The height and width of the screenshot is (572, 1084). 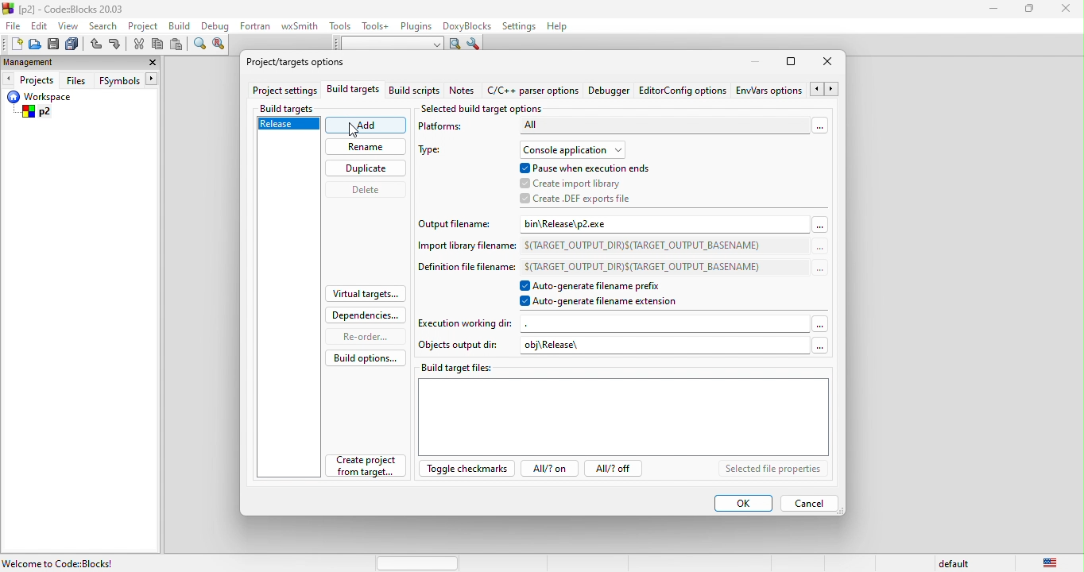 I want to click on undo, so click(x=95, y=45).